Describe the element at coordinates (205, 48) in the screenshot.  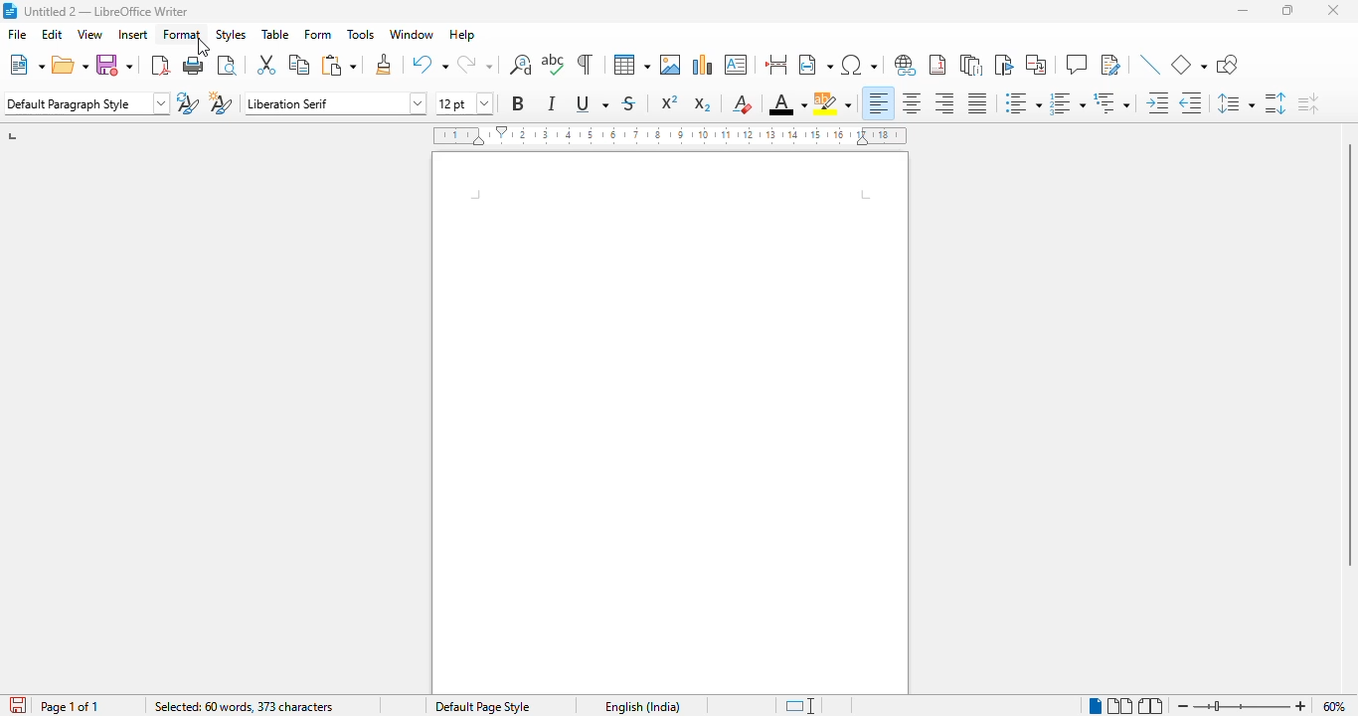
I see `cursor` at that location.